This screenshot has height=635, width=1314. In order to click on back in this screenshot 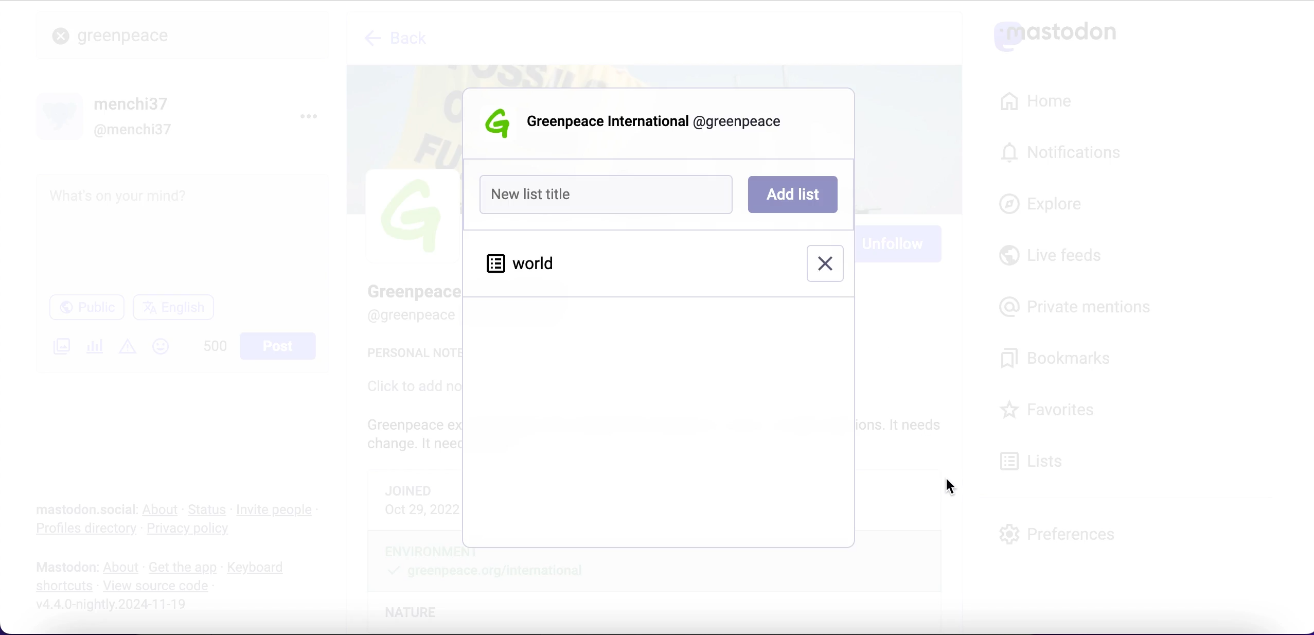, I will do `click(398, 41)`.